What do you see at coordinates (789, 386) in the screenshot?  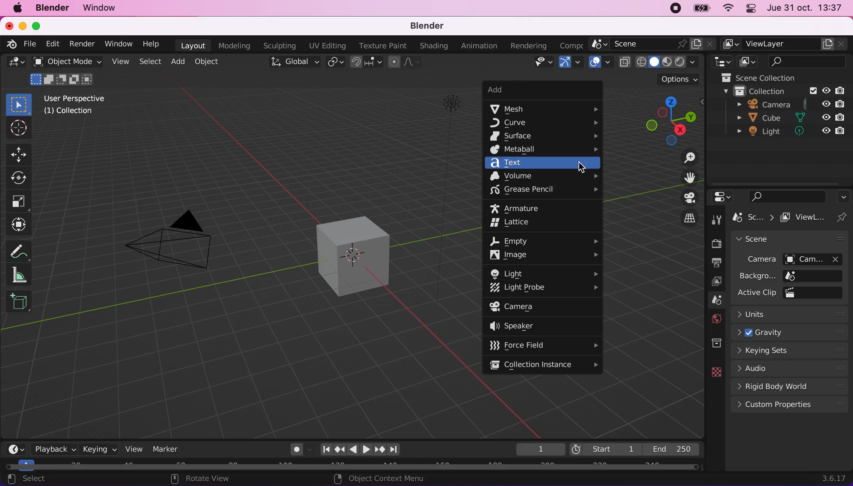 I see `rigid body world` at bounding box center [789, 386].